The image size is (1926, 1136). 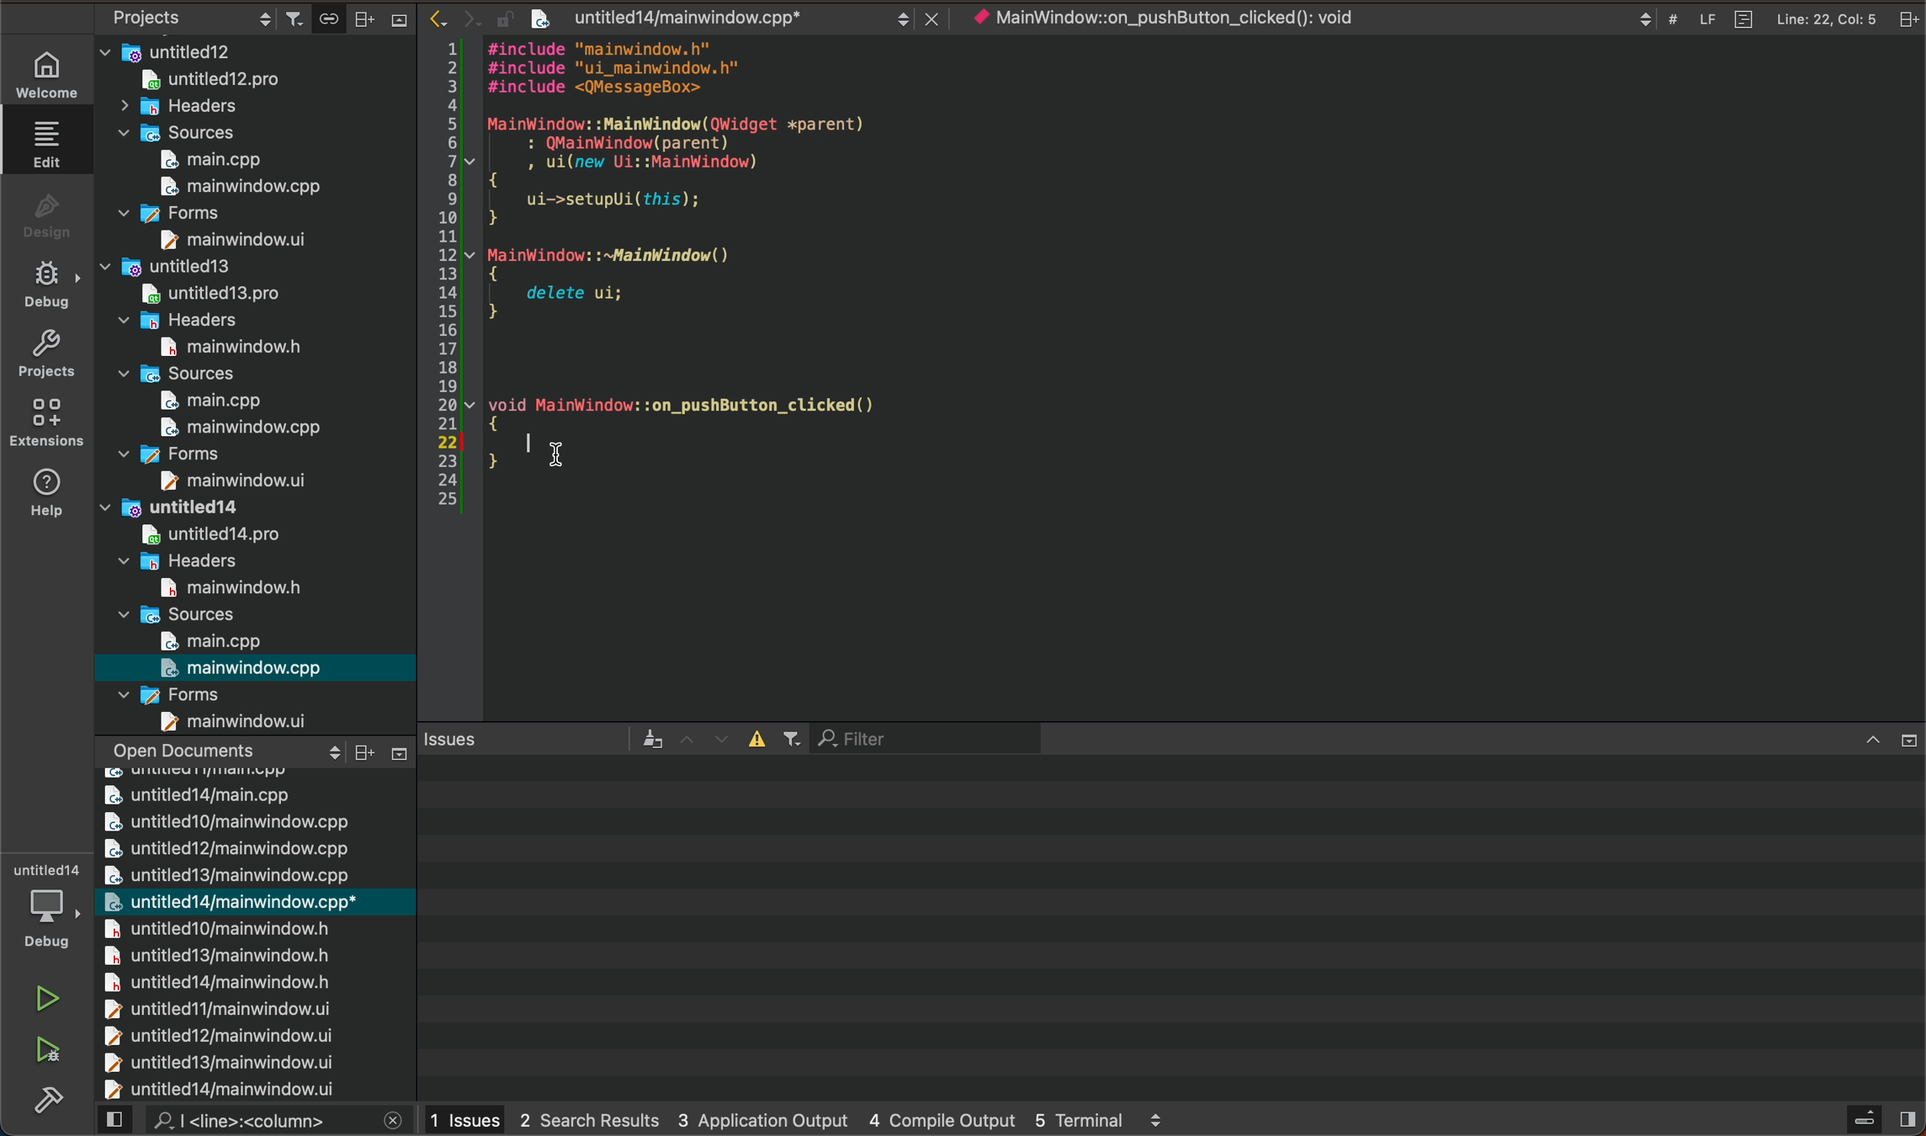 What do you see at coordinates (254, 934) in the screenshot?
I see `chaged files` at bounding box center [254, 934].